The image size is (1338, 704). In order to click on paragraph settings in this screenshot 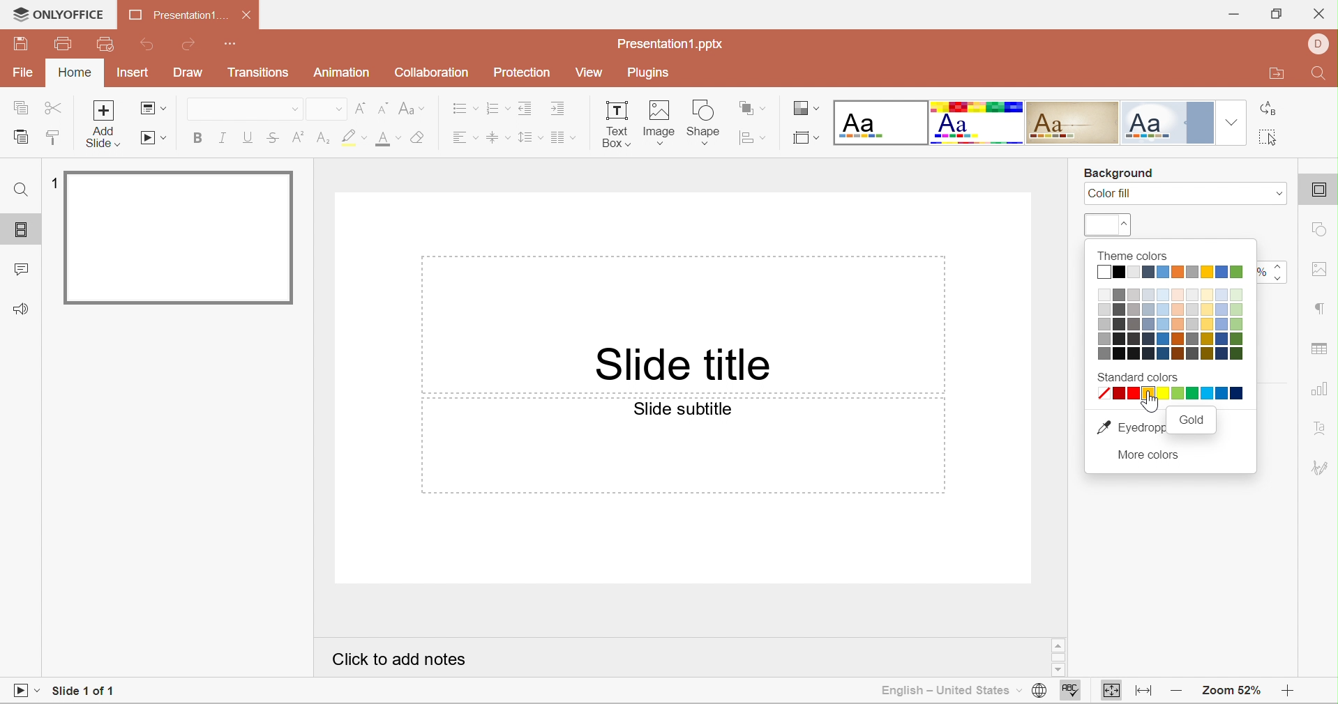, I will do `click(1318, 308)`.